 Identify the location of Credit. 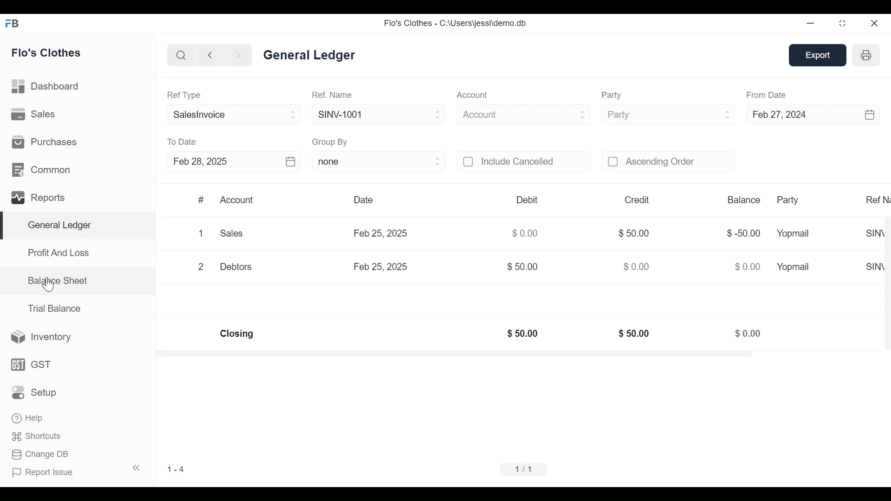
(638, 200).